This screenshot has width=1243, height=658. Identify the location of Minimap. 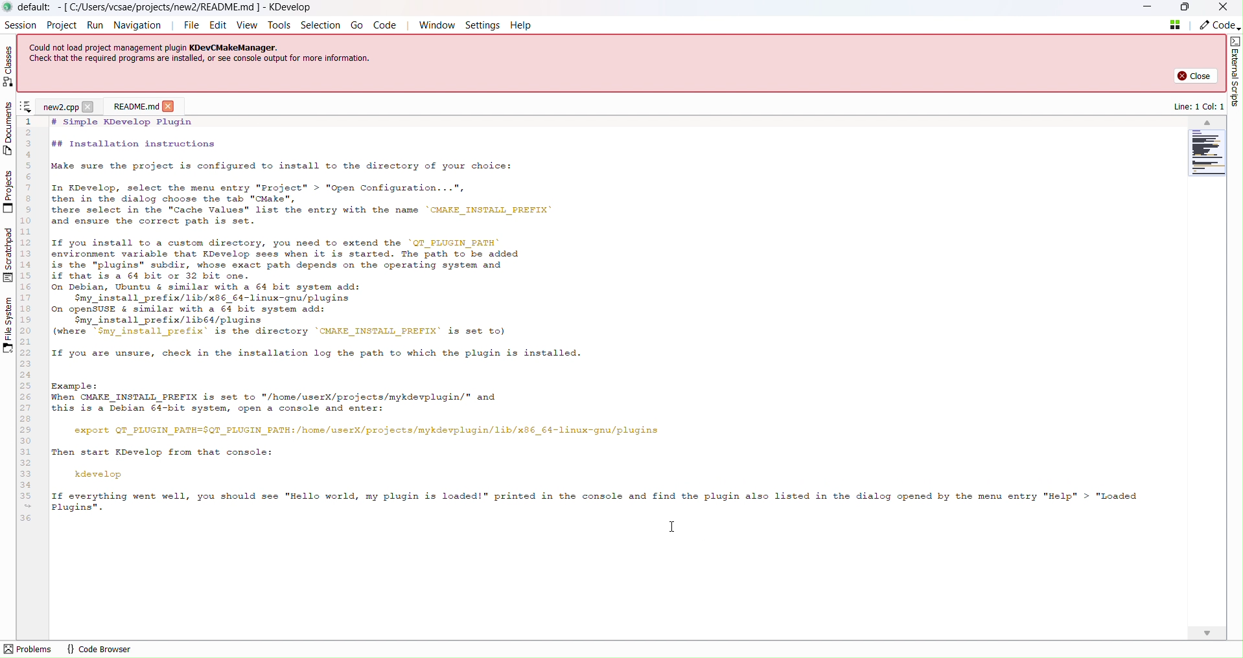
(1208, 155).